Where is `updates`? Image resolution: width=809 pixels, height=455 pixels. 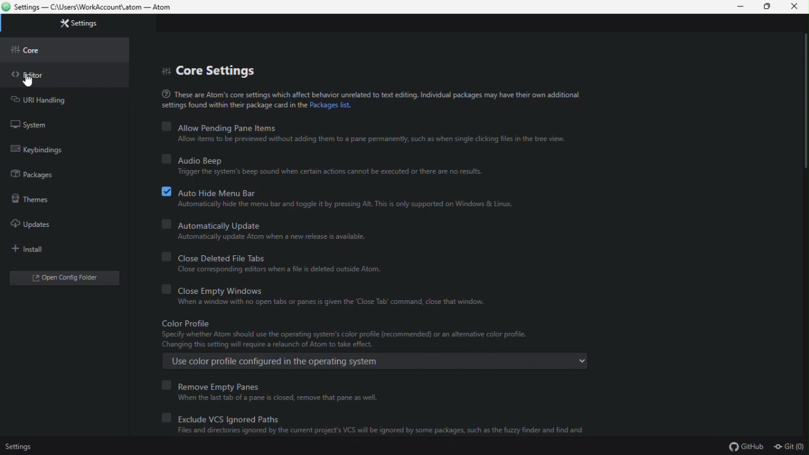
updates is located at coordinates (63, 224).